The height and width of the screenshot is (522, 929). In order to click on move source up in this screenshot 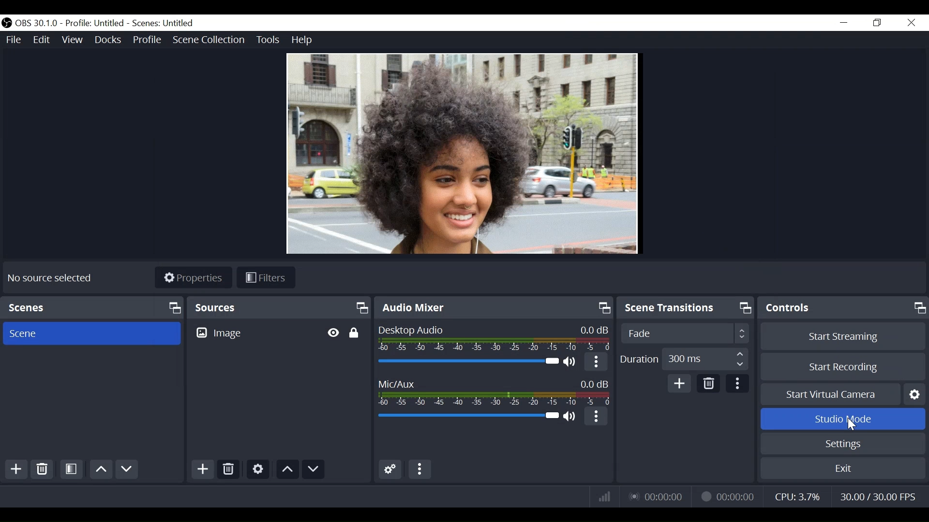, I will do `click(287, 469)`.